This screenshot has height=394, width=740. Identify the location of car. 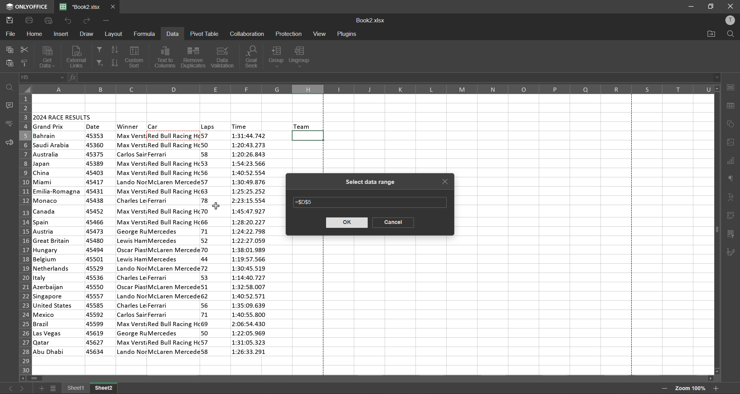
(173, 243).